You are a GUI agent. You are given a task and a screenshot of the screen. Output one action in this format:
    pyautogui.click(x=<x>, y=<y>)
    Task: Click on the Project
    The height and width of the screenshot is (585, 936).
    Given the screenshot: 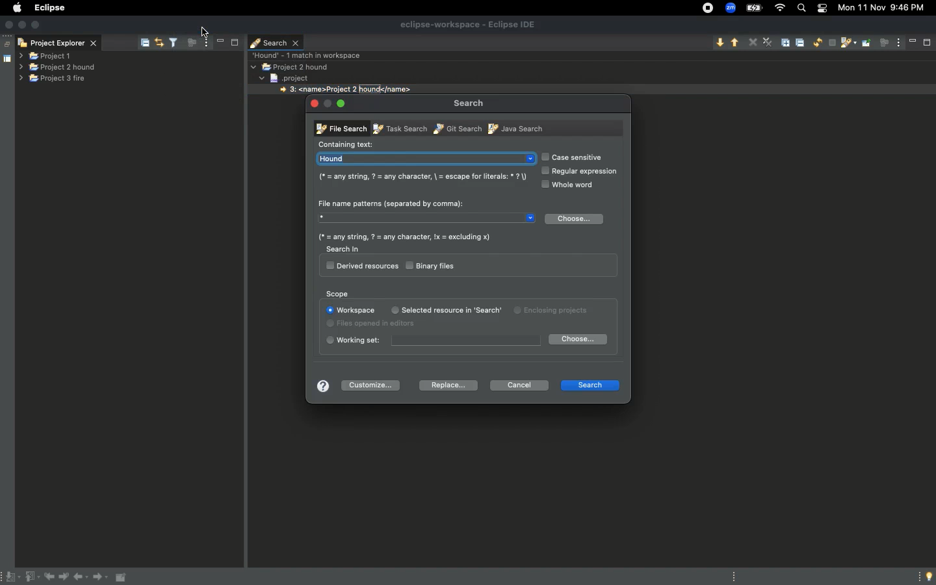 What is the action you would take?
    pyautogui.click(x=294, y=77)
    